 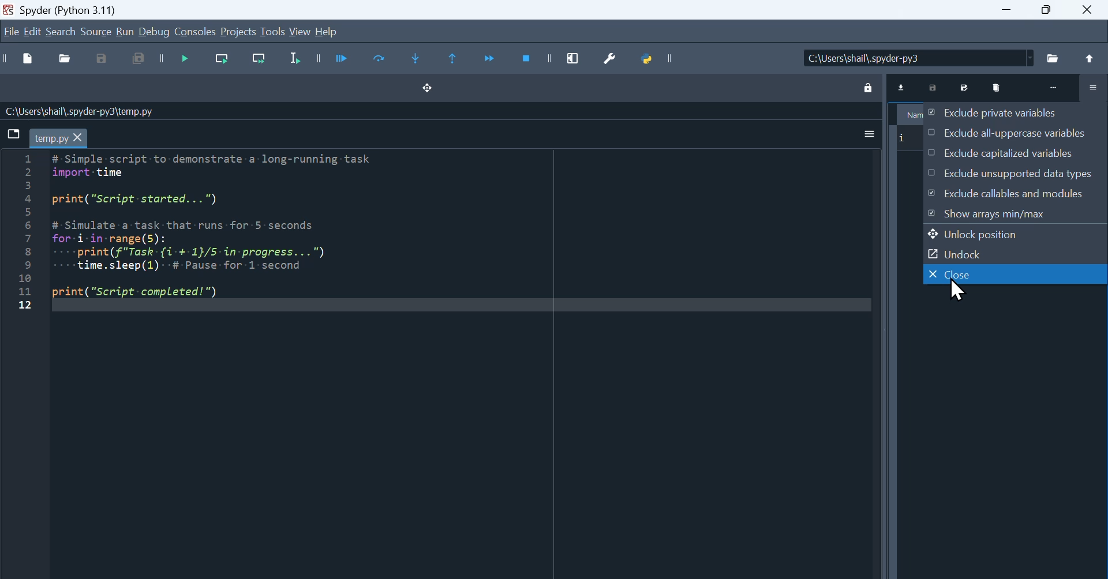 I want to click on Search, so click(x=61, y=31).